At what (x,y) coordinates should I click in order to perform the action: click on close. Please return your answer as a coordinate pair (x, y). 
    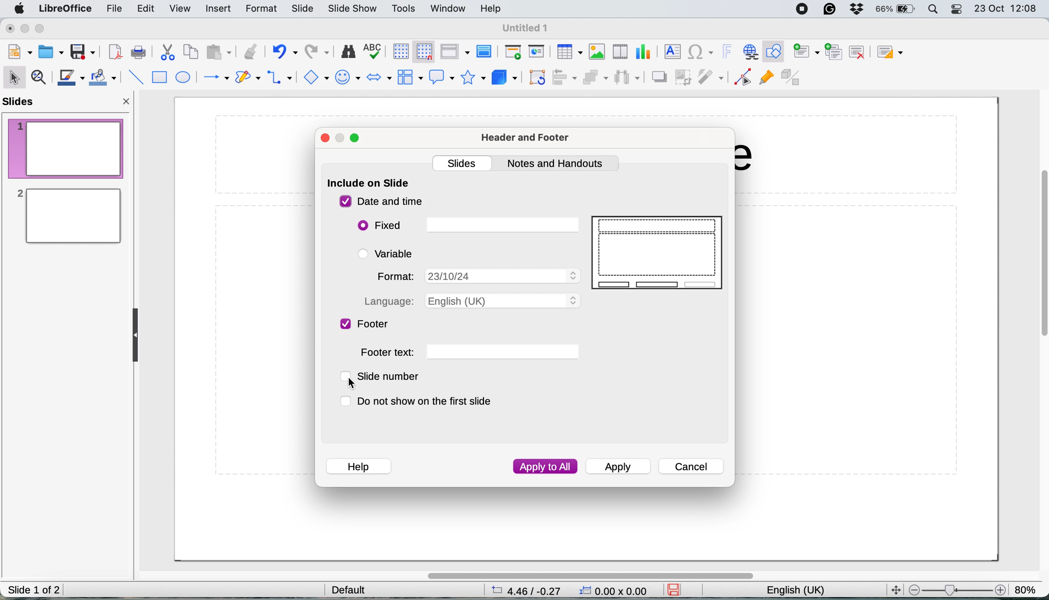
    Looking at the image, I should click on (326, 139).